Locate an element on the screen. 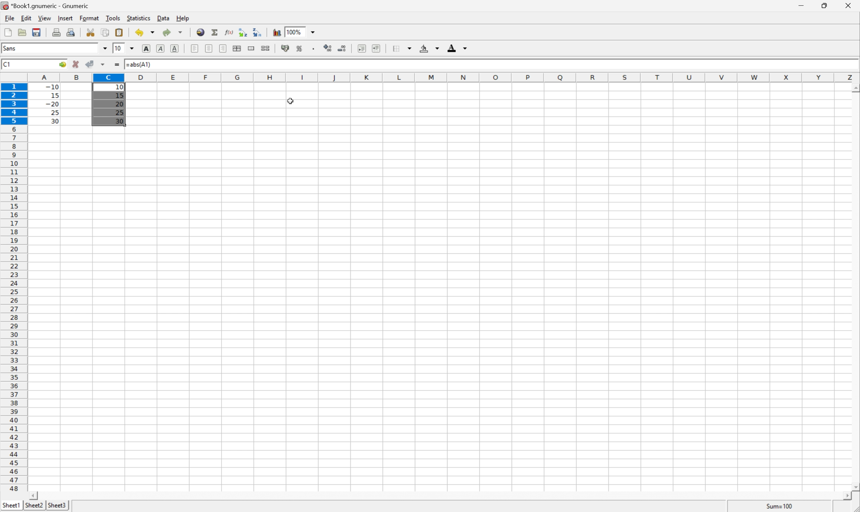 This screenshot has height=512, width=860. Drop Down is located at coordinates (133, 48).